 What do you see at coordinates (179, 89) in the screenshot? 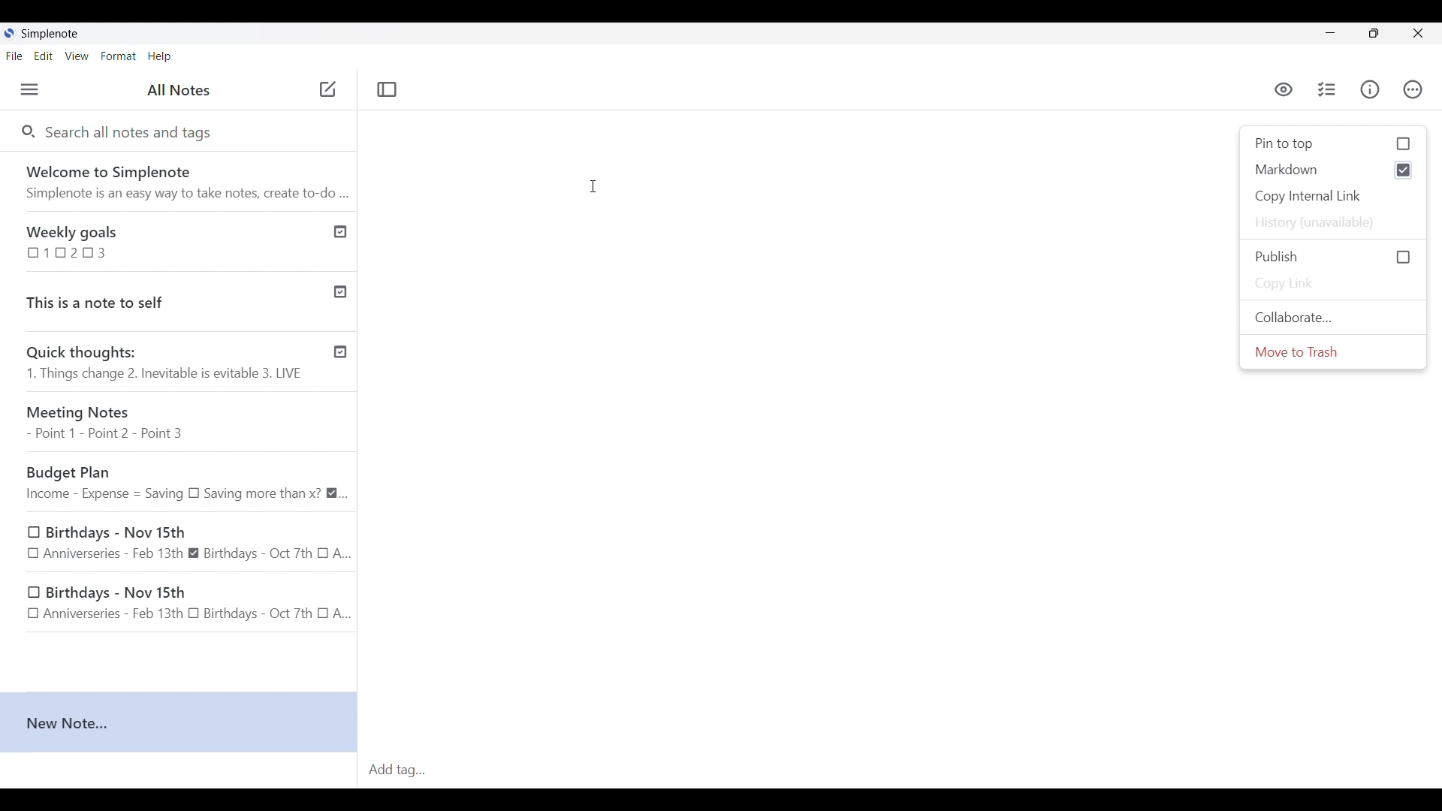
I see `Title of left panel` at bounding box center [179, 89].